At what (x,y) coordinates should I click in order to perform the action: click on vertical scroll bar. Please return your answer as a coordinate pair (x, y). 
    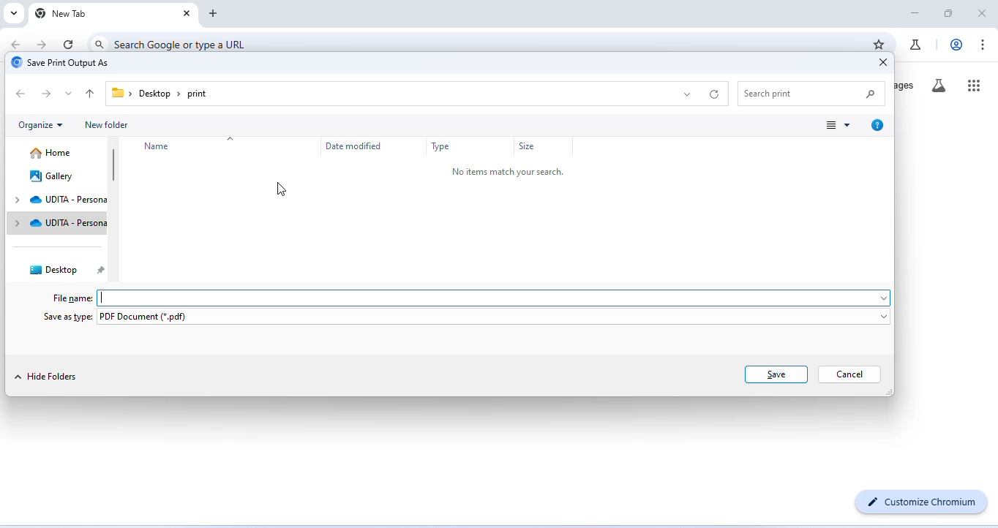
    Looking at the image, I should click on (113, 165).